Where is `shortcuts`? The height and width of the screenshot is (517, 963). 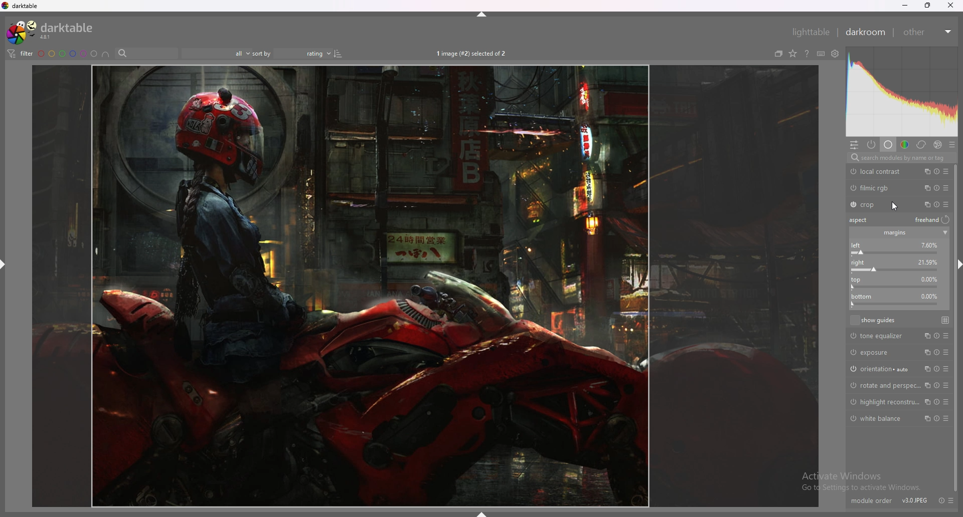
shortcuts is located at coordinates (821, 54).